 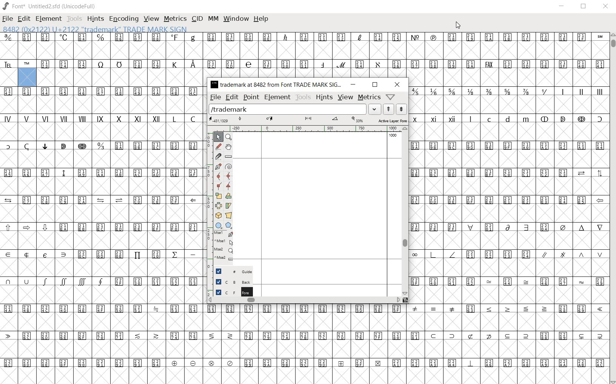 I want to click on RESTORE, so click(x=583, y=7).